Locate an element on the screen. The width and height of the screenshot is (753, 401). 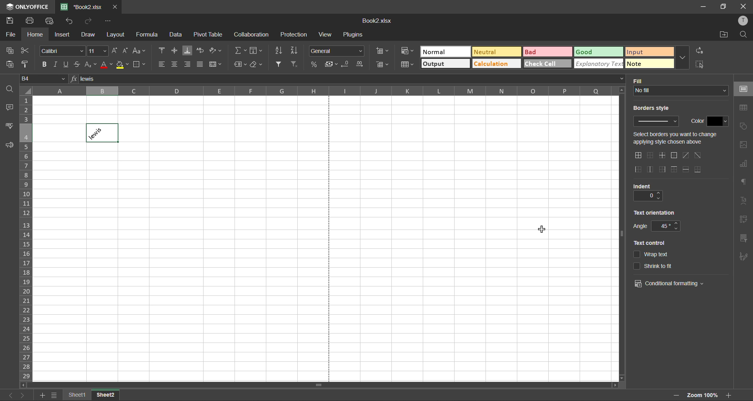
table is located at coordinates (744, 109).